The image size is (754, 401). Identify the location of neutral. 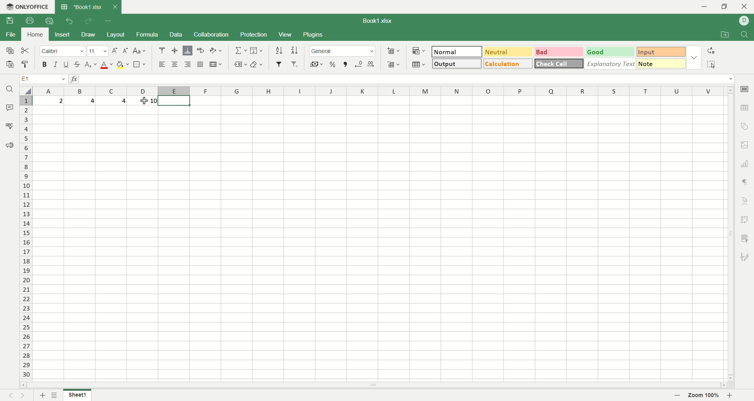
(509, 52).